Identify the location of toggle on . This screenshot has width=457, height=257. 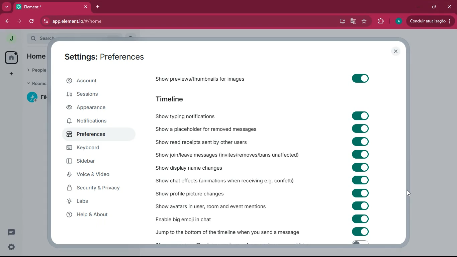
(360, 219).